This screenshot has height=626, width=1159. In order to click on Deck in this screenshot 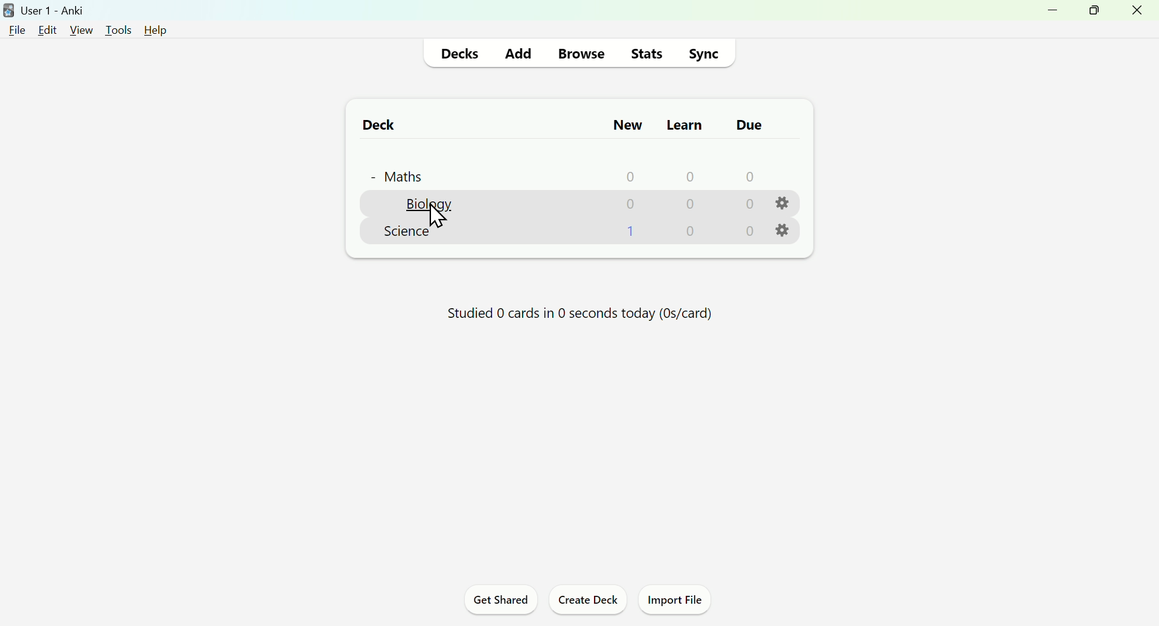, I will do `click(372, 124)`.